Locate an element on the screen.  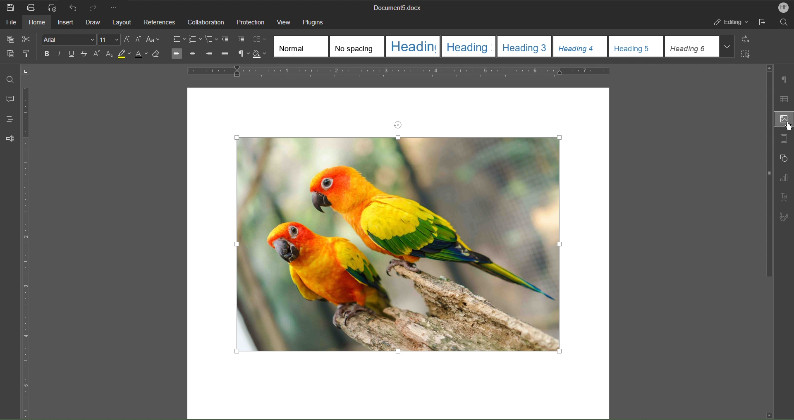
Draw is located at coordinates (94, 22).